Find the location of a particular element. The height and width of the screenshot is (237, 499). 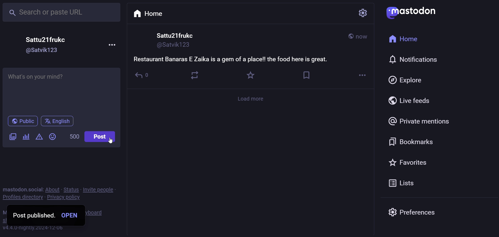

recommendation posted is located at coordinates (234, 60).